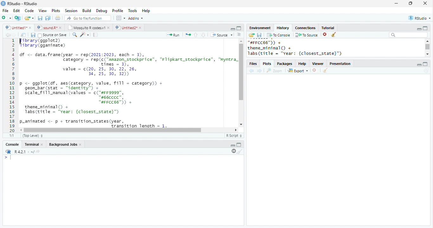 The height and width of the screenshot is (228, 433). Describe the element at coordinates (74, 110) in the screenshot. I see `theme_minimal() +labs(title = “Year: {closest_state}”)` at that location.